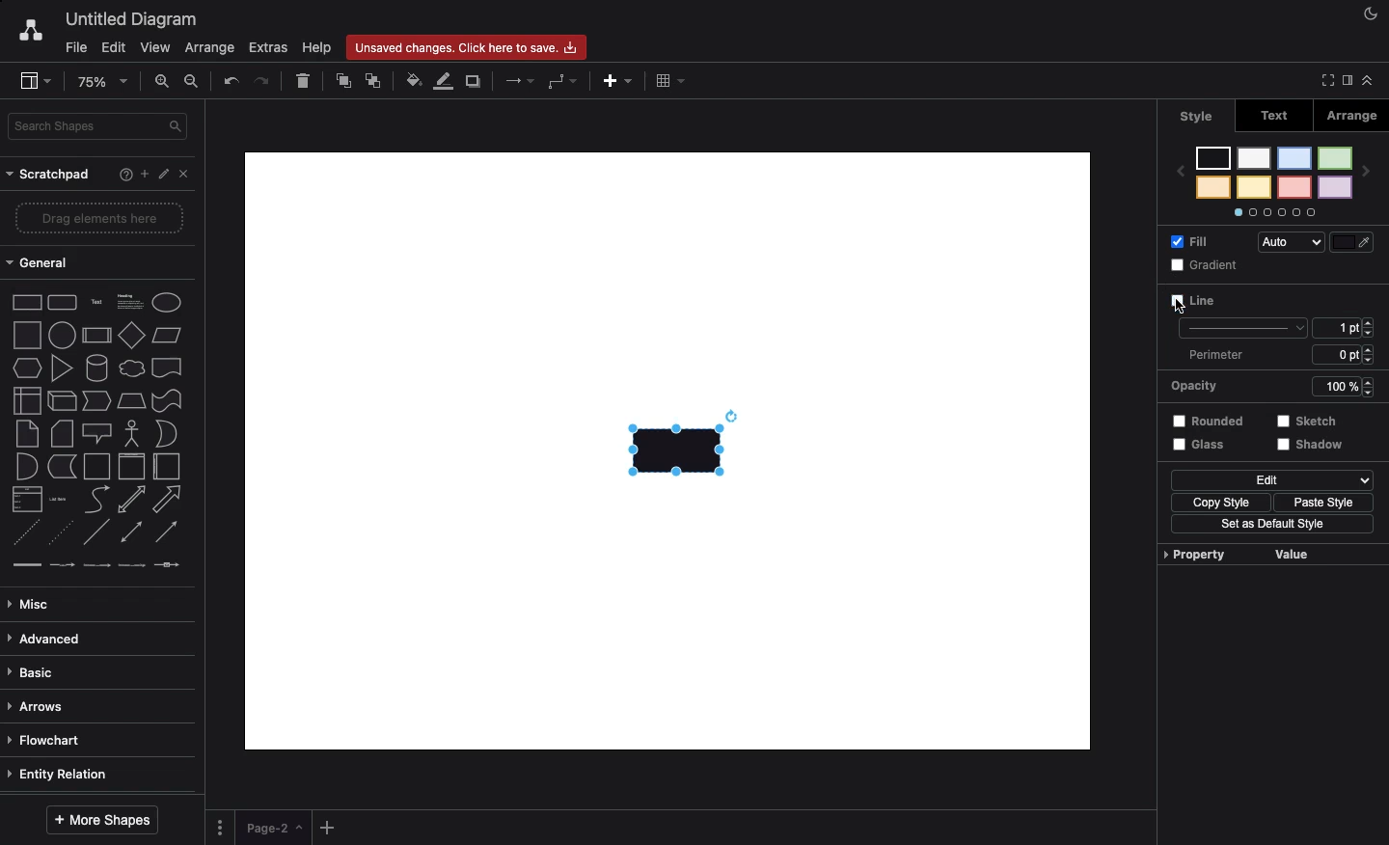 The image size is (1389, 845). Describe the element at coordinates (54, 639) in the screenshot. I see `Advanced` at that location.